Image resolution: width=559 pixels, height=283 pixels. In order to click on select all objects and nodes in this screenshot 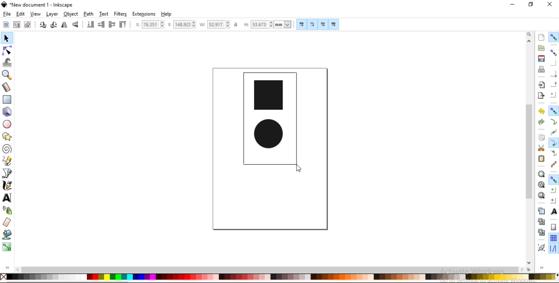, I will do `click(6, 25)`.